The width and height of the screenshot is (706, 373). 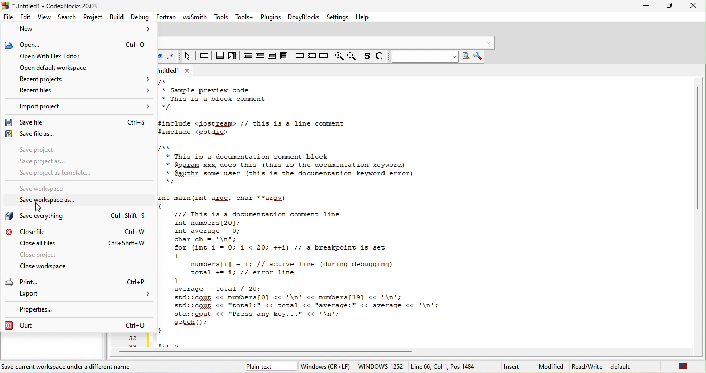 What do you see at coordinates (50, 310) in the screenshot?
I see `properties` at bounding box center [50, 310].